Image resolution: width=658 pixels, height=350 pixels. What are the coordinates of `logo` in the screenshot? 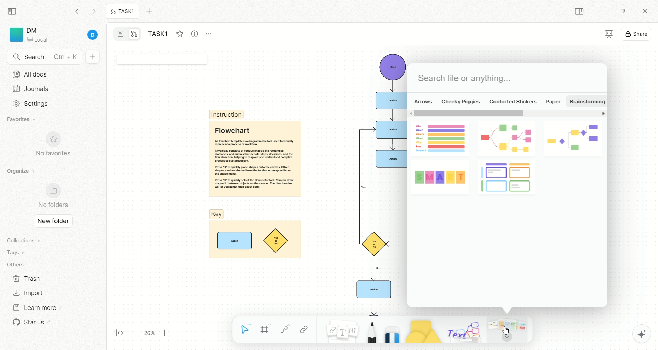 It's located at (15, 35).